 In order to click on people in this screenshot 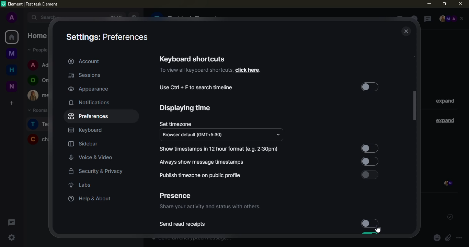, I will do `click(451, 19)`.